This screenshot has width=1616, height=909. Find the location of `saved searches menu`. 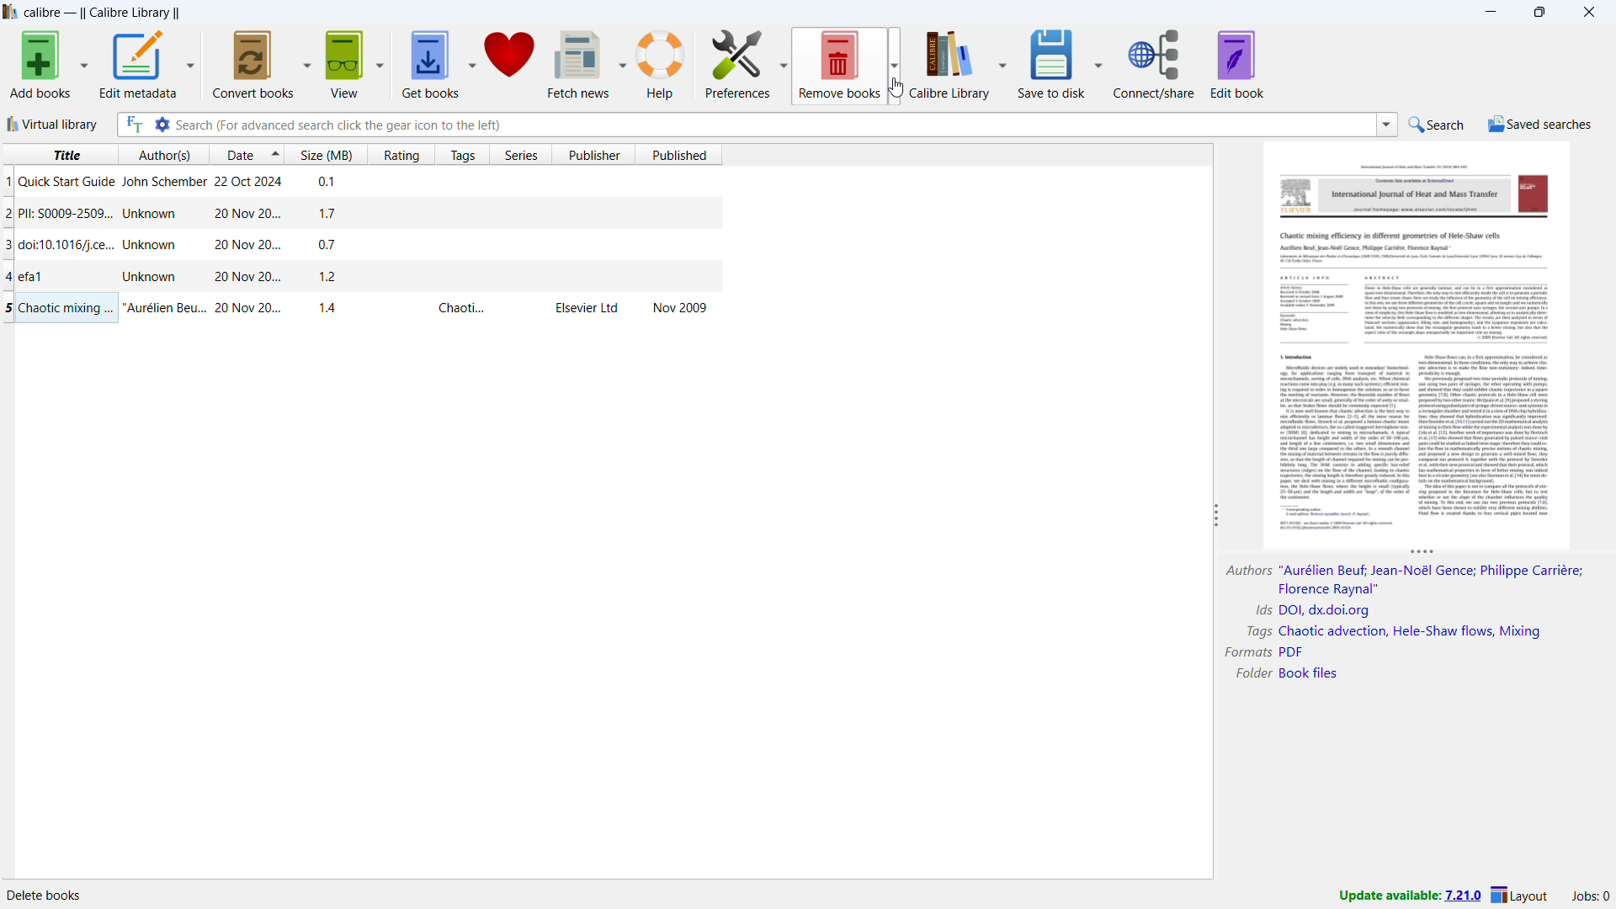

saved searches menu is located at coordinates (1539, 124).